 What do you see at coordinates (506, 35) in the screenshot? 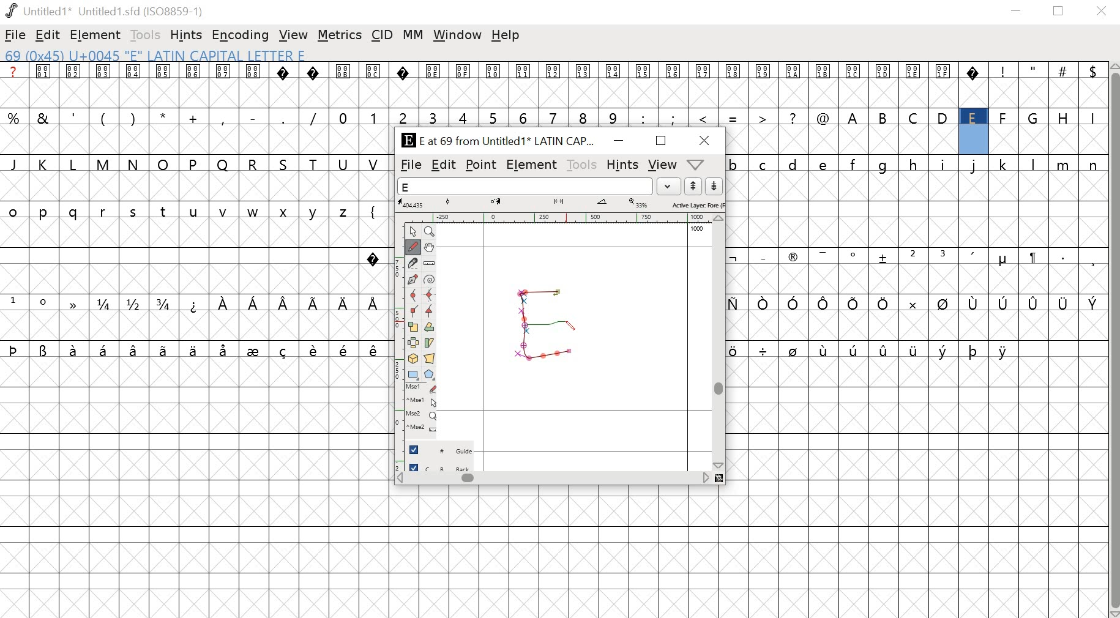
I see `help` at bounding box center [506, 35].